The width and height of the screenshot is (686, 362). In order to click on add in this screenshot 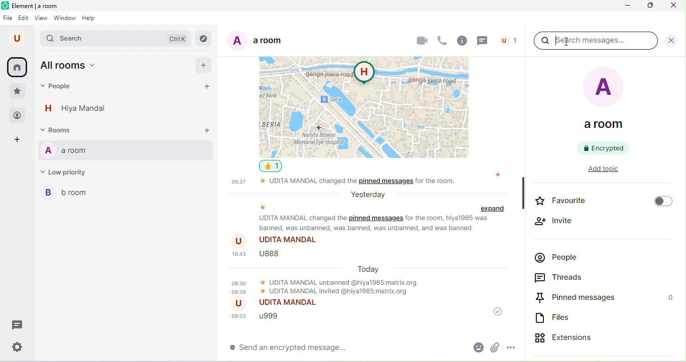, I will do `click(204, 66)`.